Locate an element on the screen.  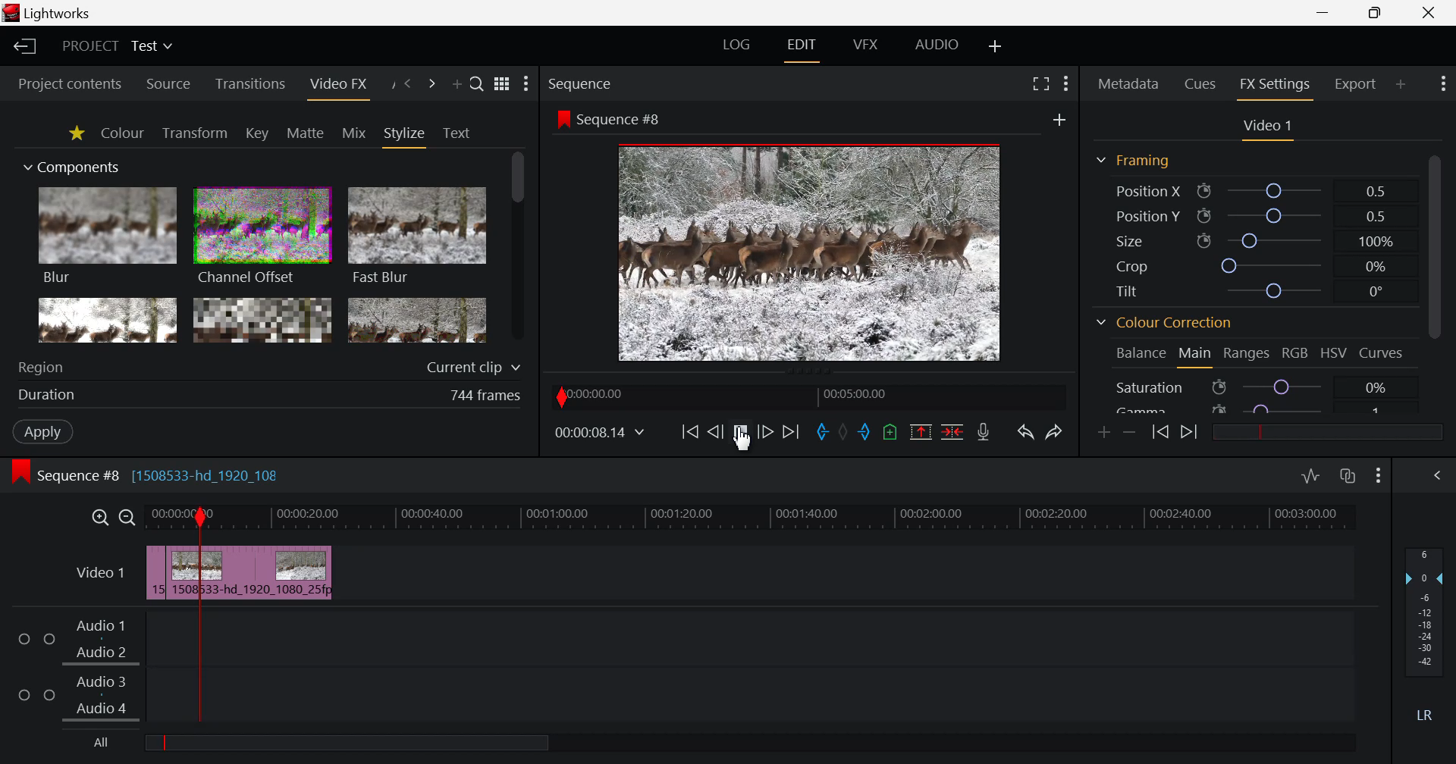
Cues is located at coordinates (1201, 85).